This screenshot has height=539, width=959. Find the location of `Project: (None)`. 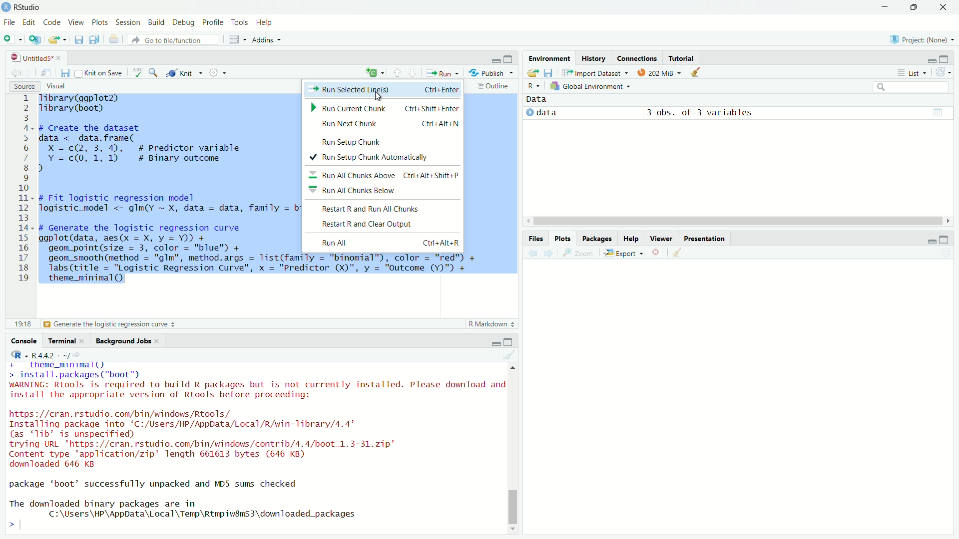

Project: (None) is located at coordinates (922, 39).